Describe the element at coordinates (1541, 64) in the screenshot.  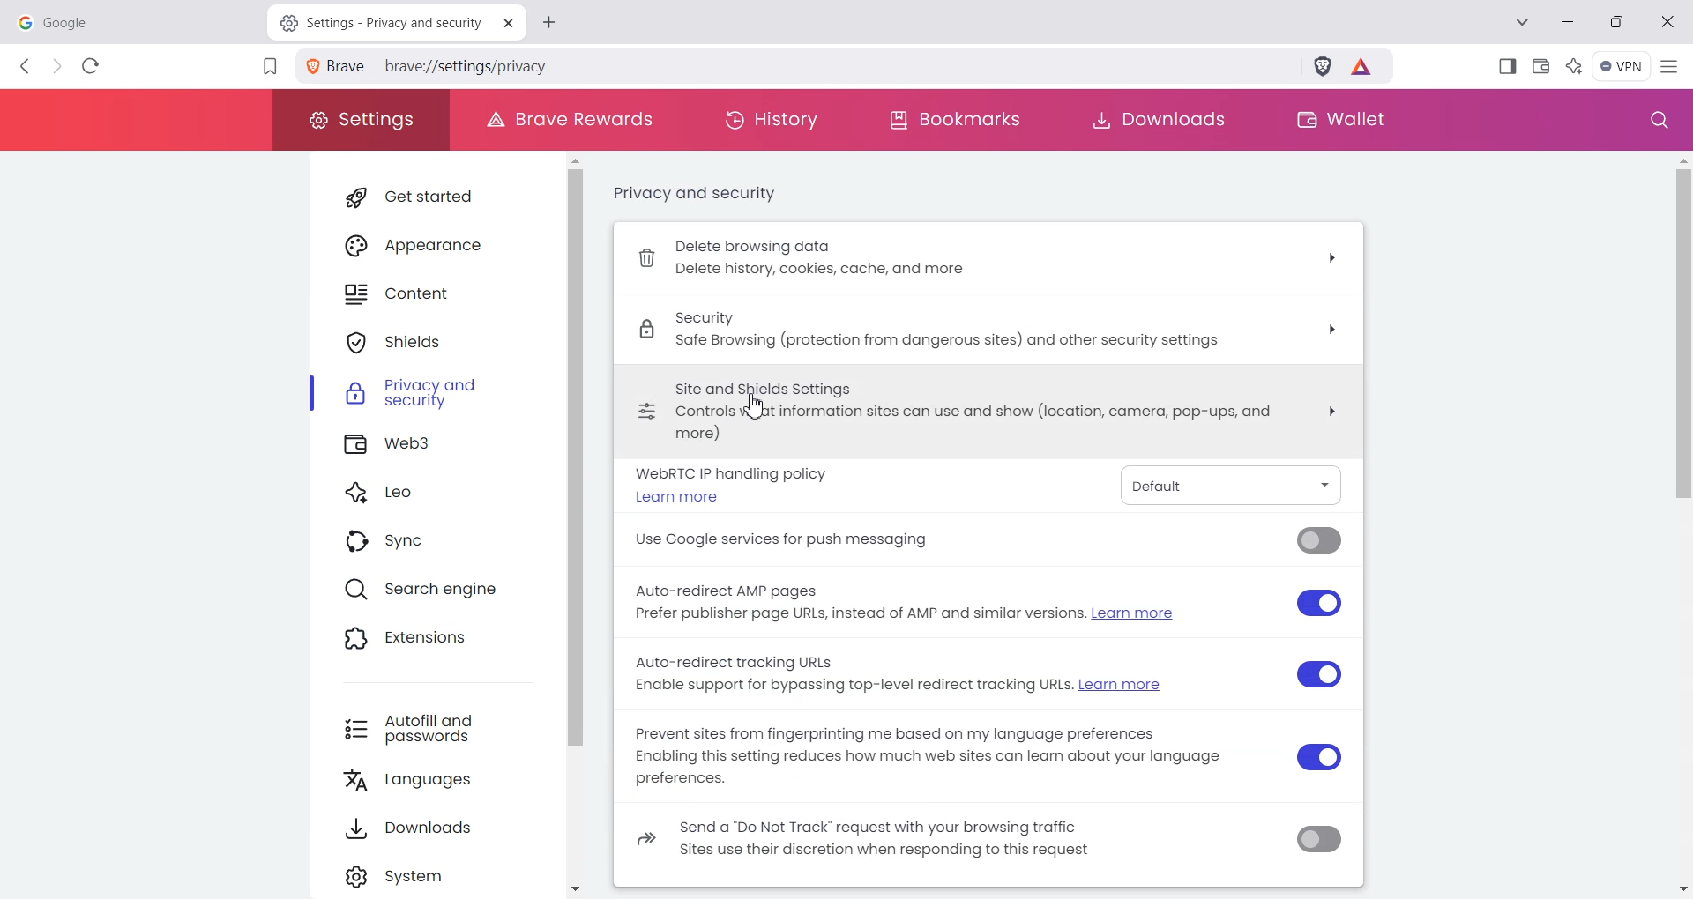
I see `Wallet` at that location.